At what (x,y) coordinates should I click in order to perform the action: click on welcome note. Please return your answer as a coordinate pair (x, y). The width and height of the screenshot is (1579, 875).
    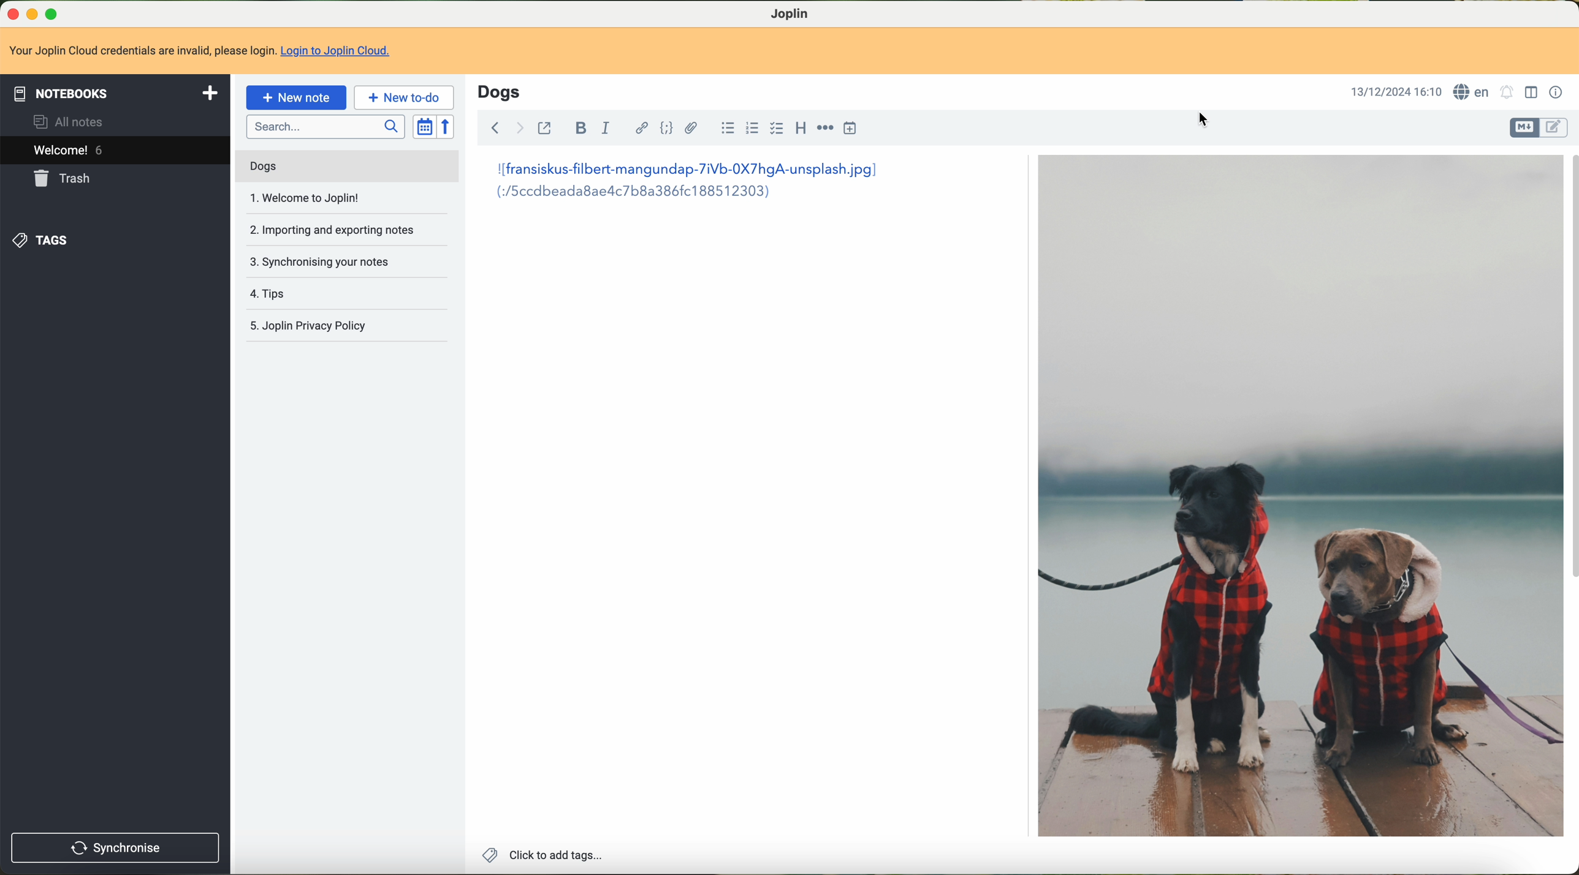
    Looking at the image, I should click on (305, 199).